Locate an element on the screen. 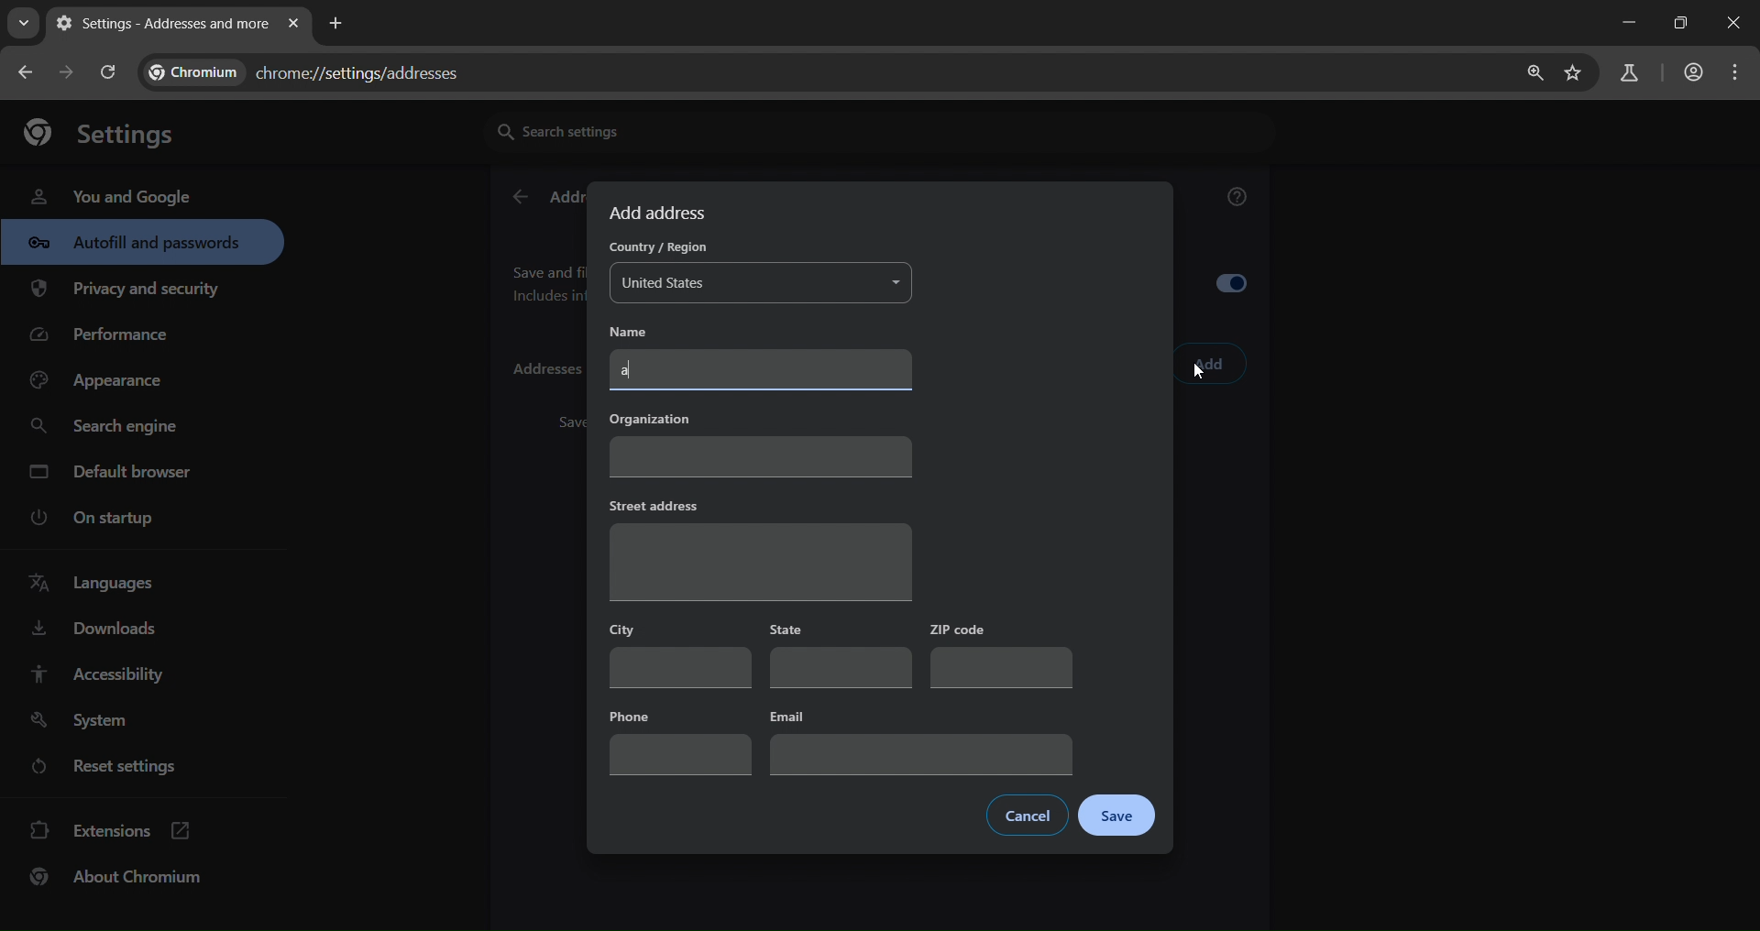 This screenshot has width=1760, height=931. extensions is located at coordinates (111, 828).